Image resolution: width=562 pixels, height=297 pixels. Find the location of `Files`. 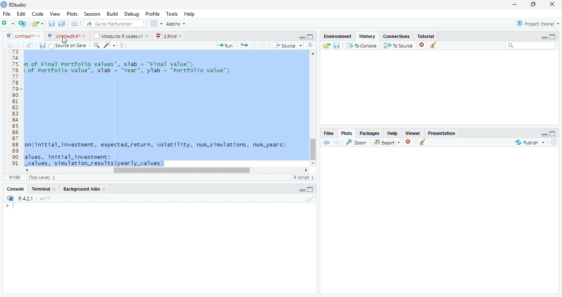

Files is located at coordinates (329, 133).